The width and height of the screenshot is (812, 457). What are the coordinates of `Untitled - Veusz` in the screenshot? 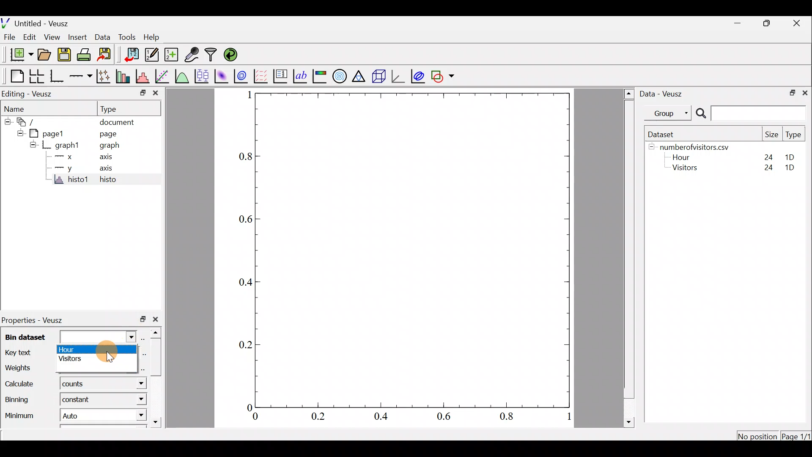 It's located at (38, 22).